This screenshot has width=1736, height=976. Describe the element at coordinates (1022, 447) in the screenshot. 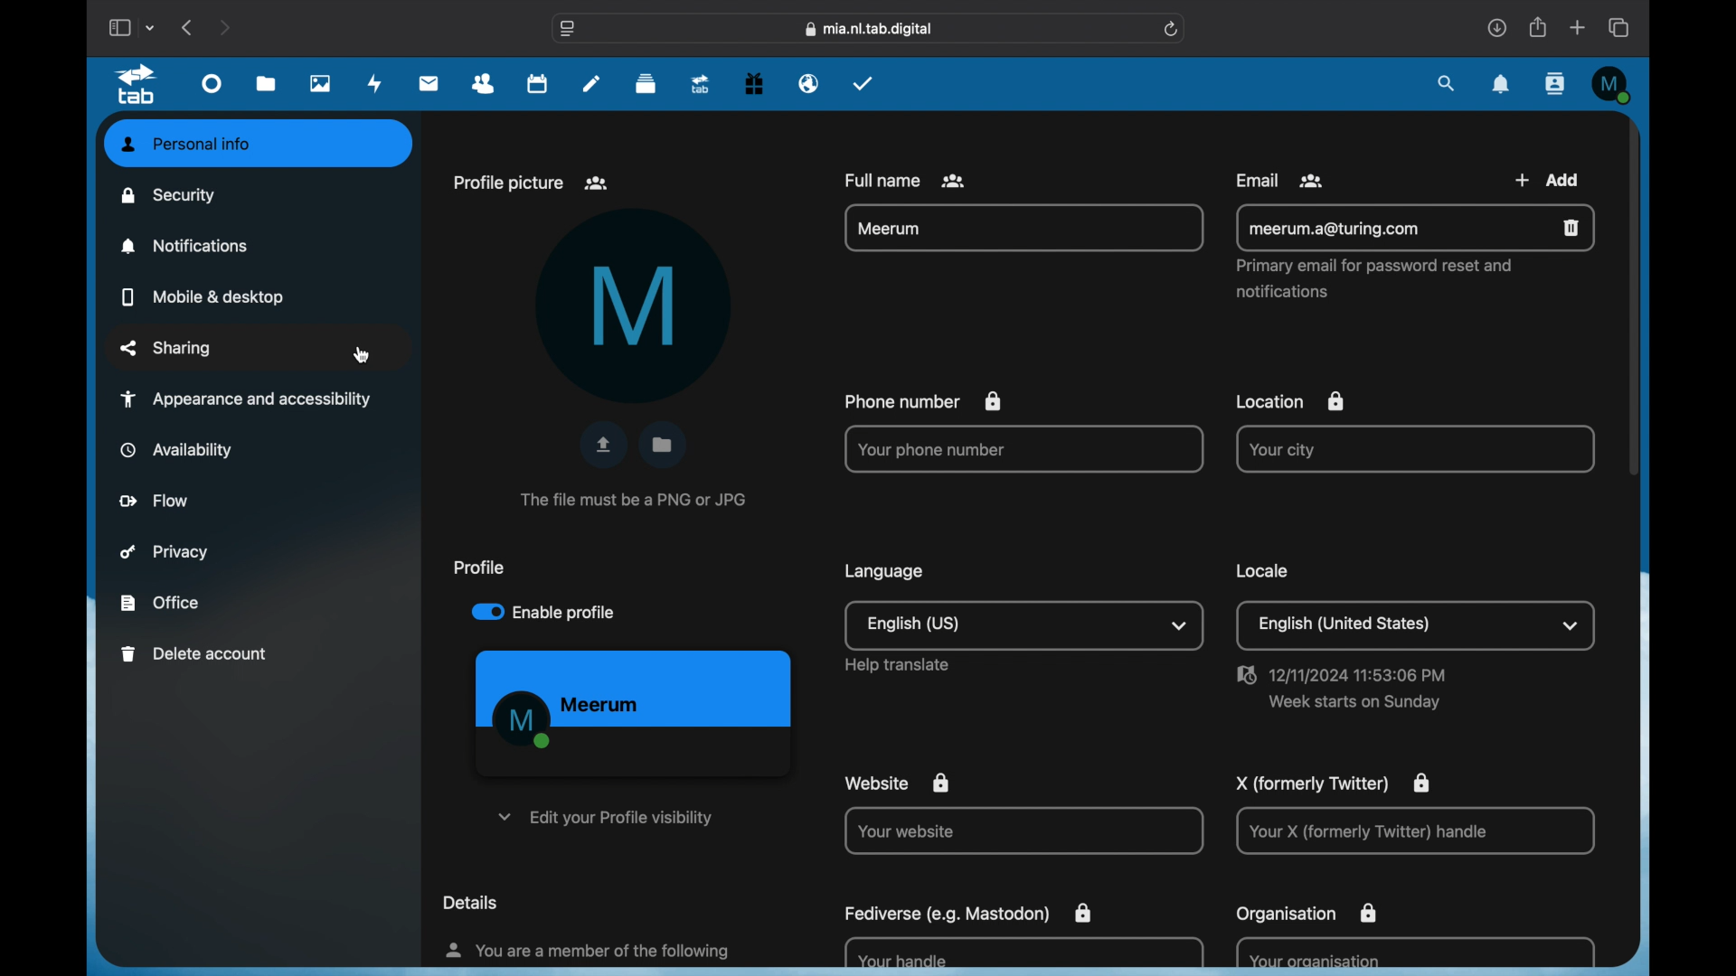

I see `phone number` at that location.